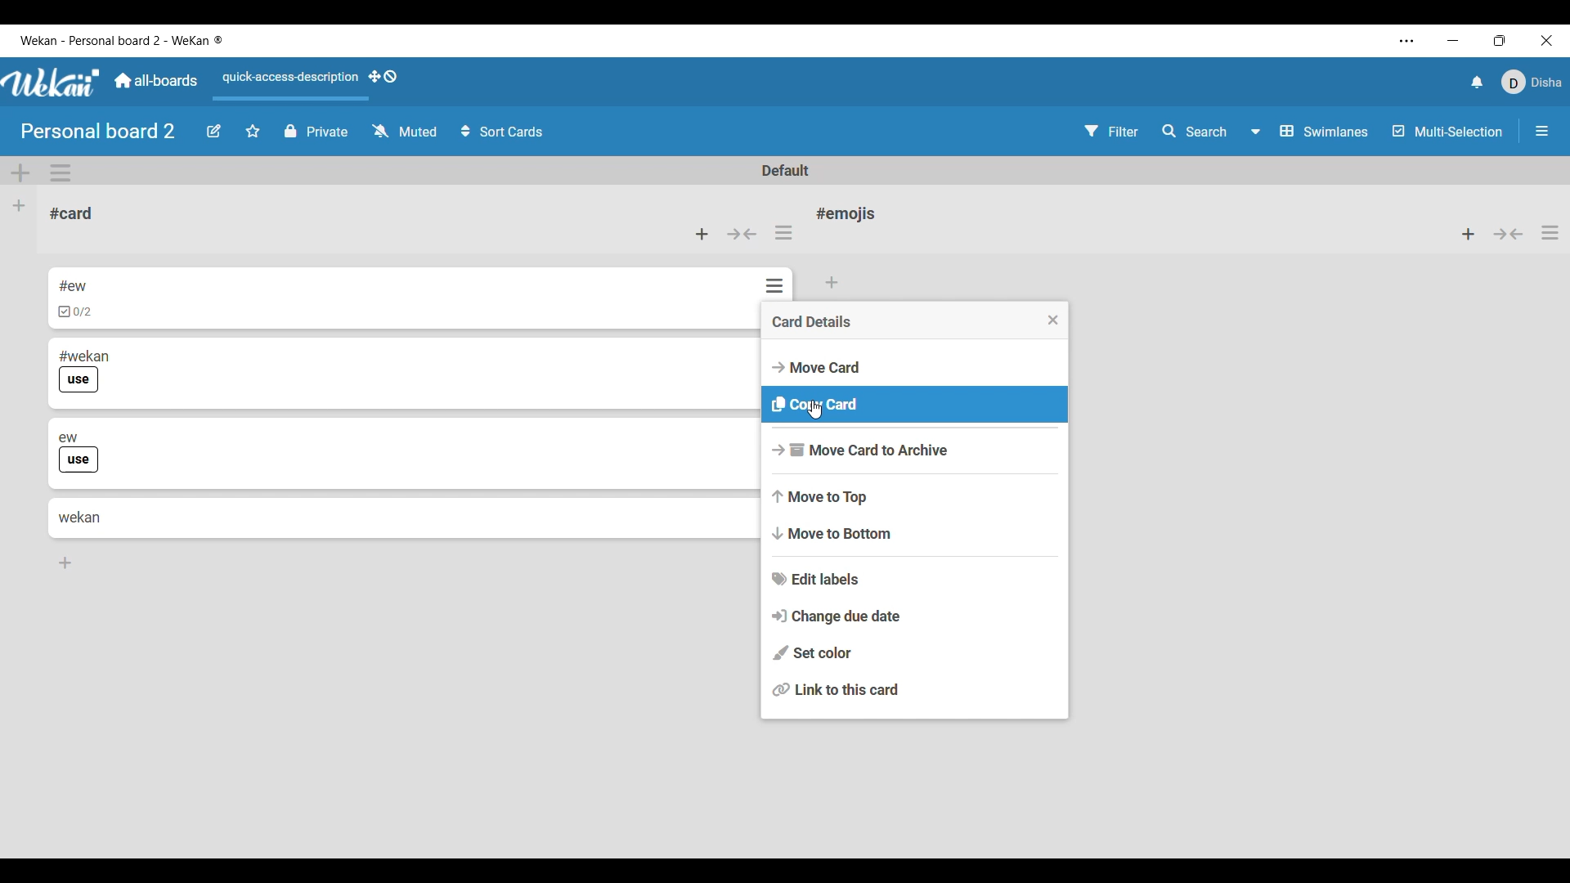 The image size is (1570, 883). Describe the element at coordinates (66, 563) in the screenshot. I see `Add card to bottom of list` at that location.